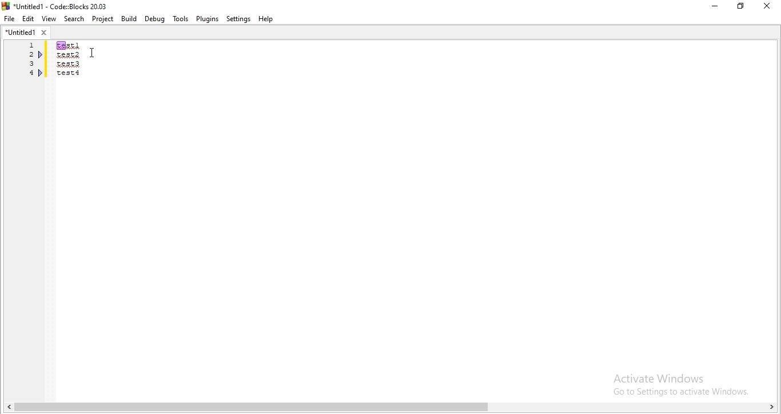 The height and width of the screenshot is (414, 781). Describe the element at coordinates (49, 17) in the screenshot. I see `View ` at that location.